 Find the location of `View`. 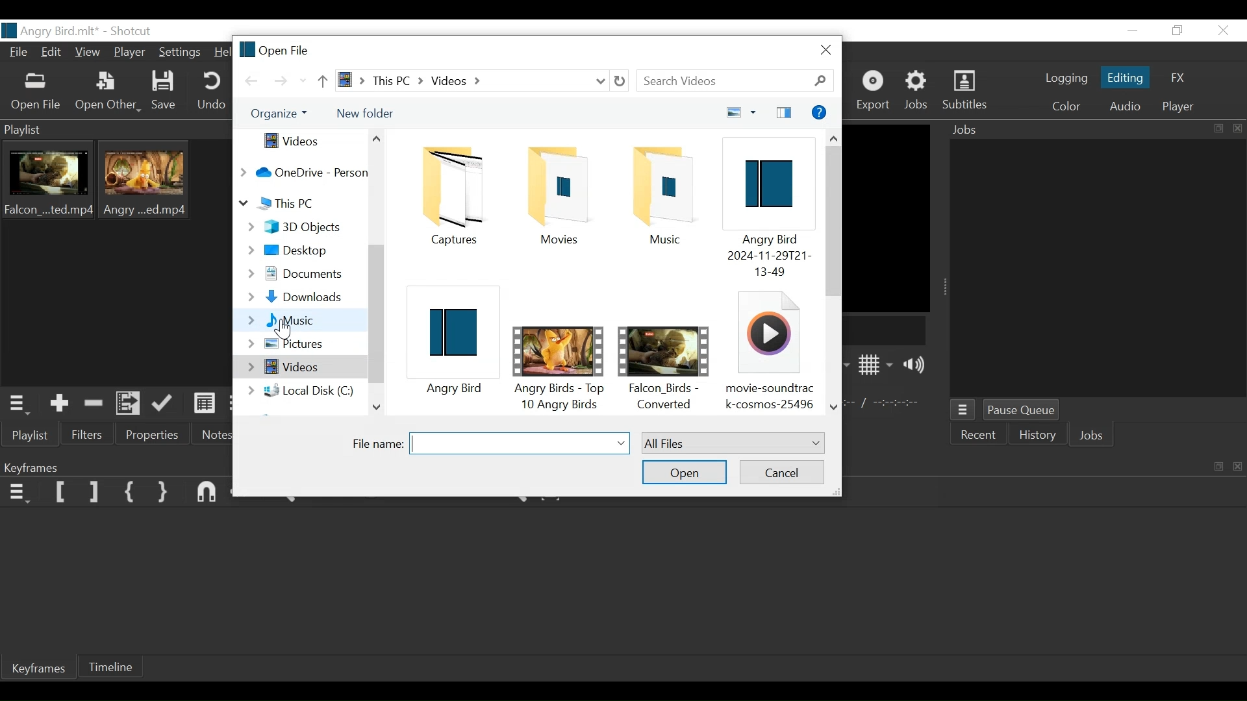

View is located at coordinates (736, 112).